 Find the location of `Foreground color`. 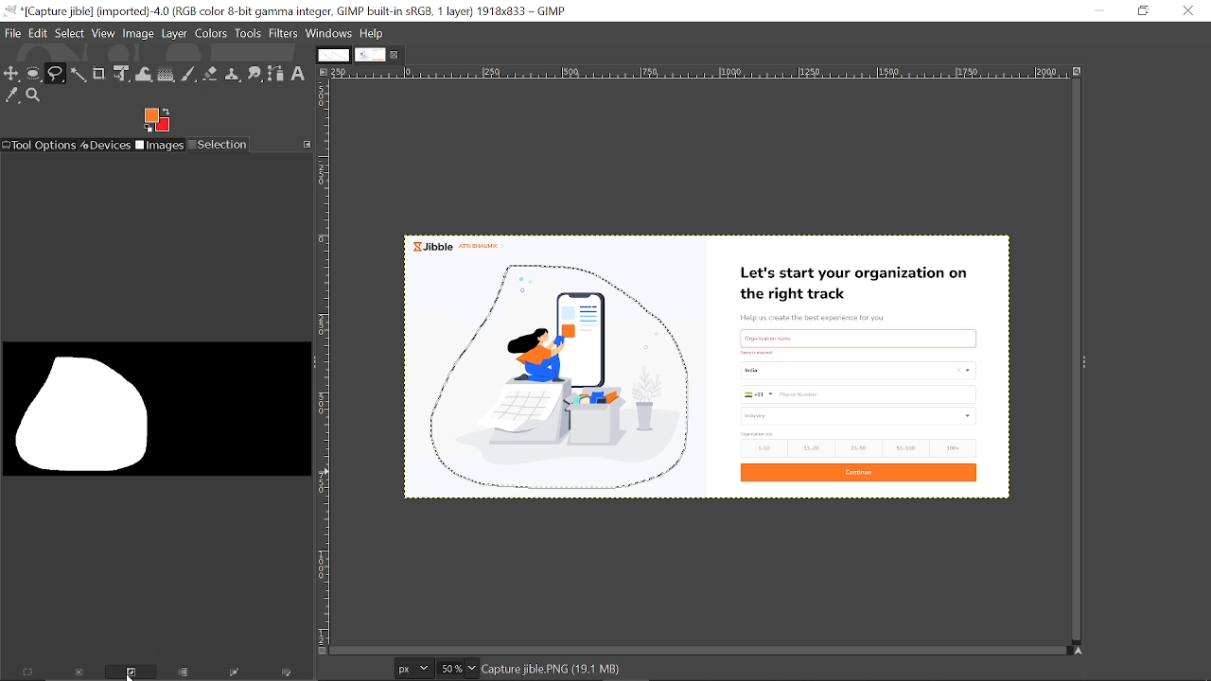

Foreground color is located at coordinates (158, 119).